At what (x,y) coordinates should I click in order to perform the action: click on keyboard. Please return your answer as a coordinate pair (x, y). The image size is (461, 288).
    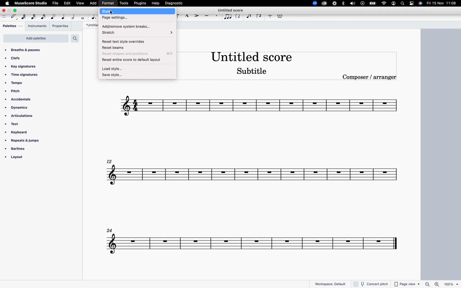
    Looking at the image, I should click on (17, 132).